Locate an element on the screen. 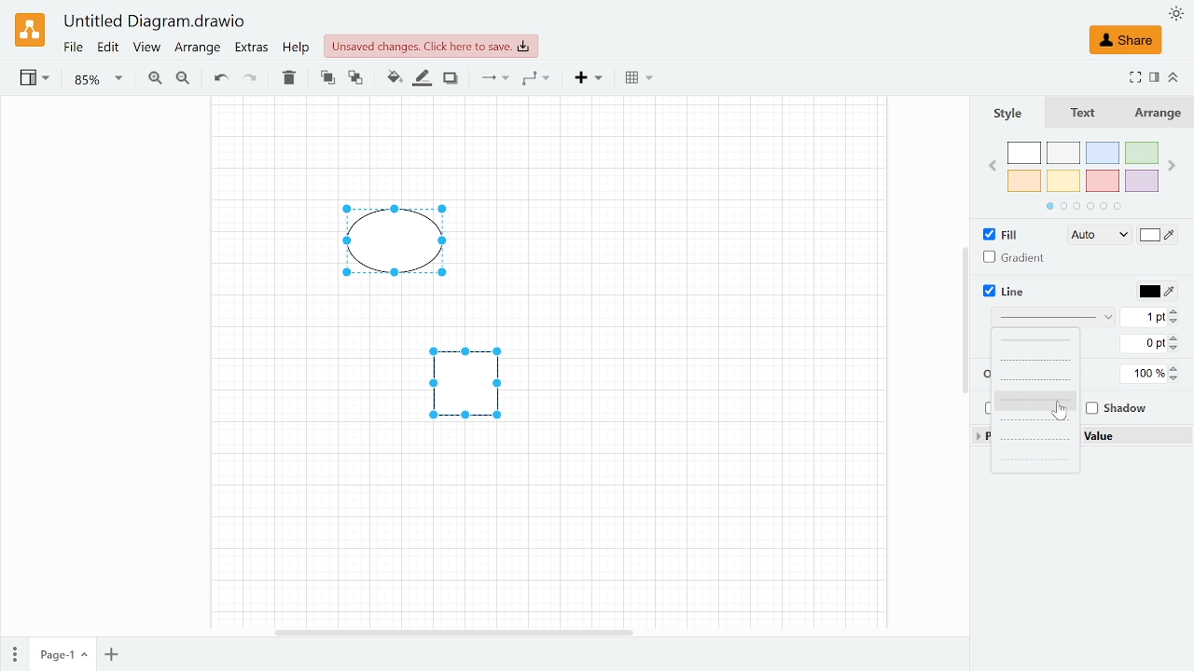  Decrease perimeter is located at coordinates (1177, 349).